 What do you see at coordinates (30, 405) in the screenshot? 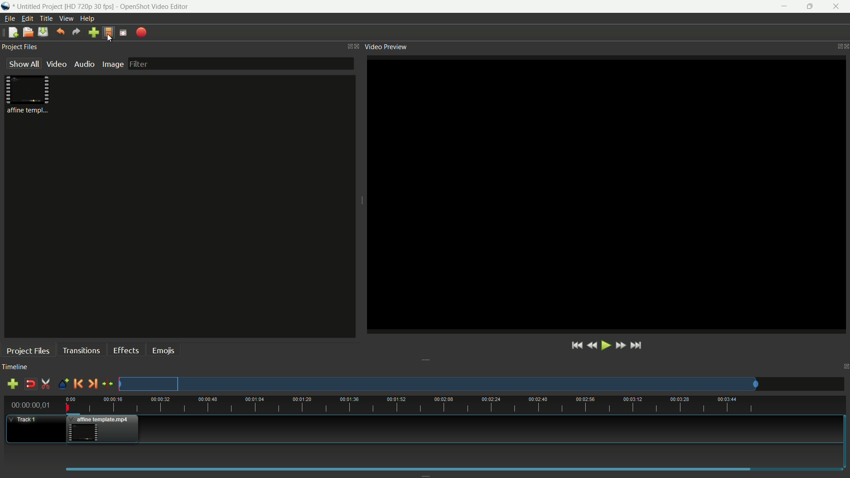
I see `current time` at bounding box center [30, 405].